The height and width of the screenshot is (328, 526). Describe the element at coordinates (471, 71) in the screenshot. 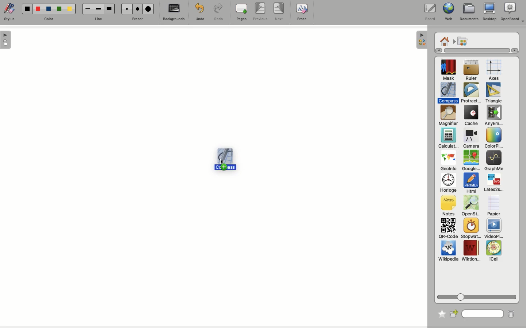

I see `Ruler` at that location.